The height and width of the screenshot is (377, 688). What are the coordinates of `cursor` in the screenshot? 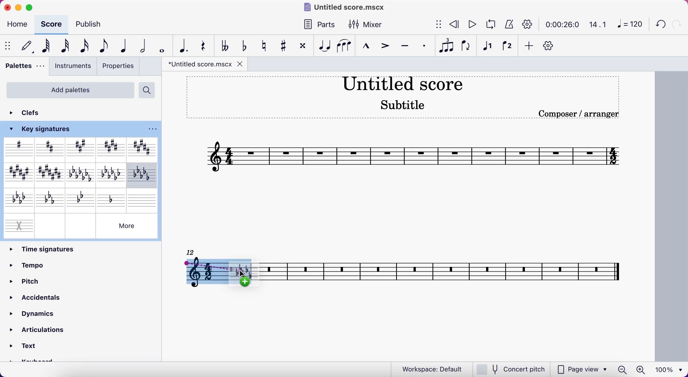 It's located at (242, 276).